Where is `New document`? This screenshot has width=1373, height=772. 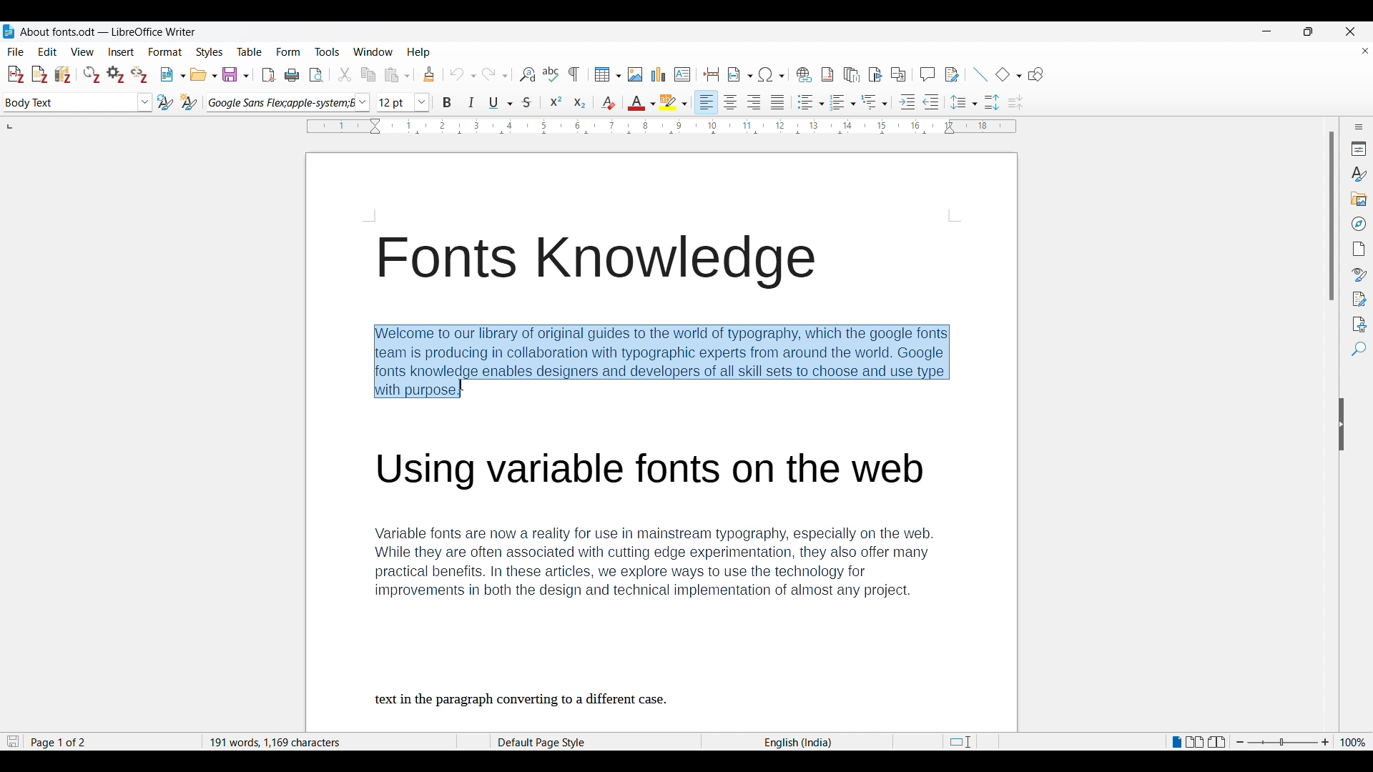
New document is located at coordinates (174, 74).